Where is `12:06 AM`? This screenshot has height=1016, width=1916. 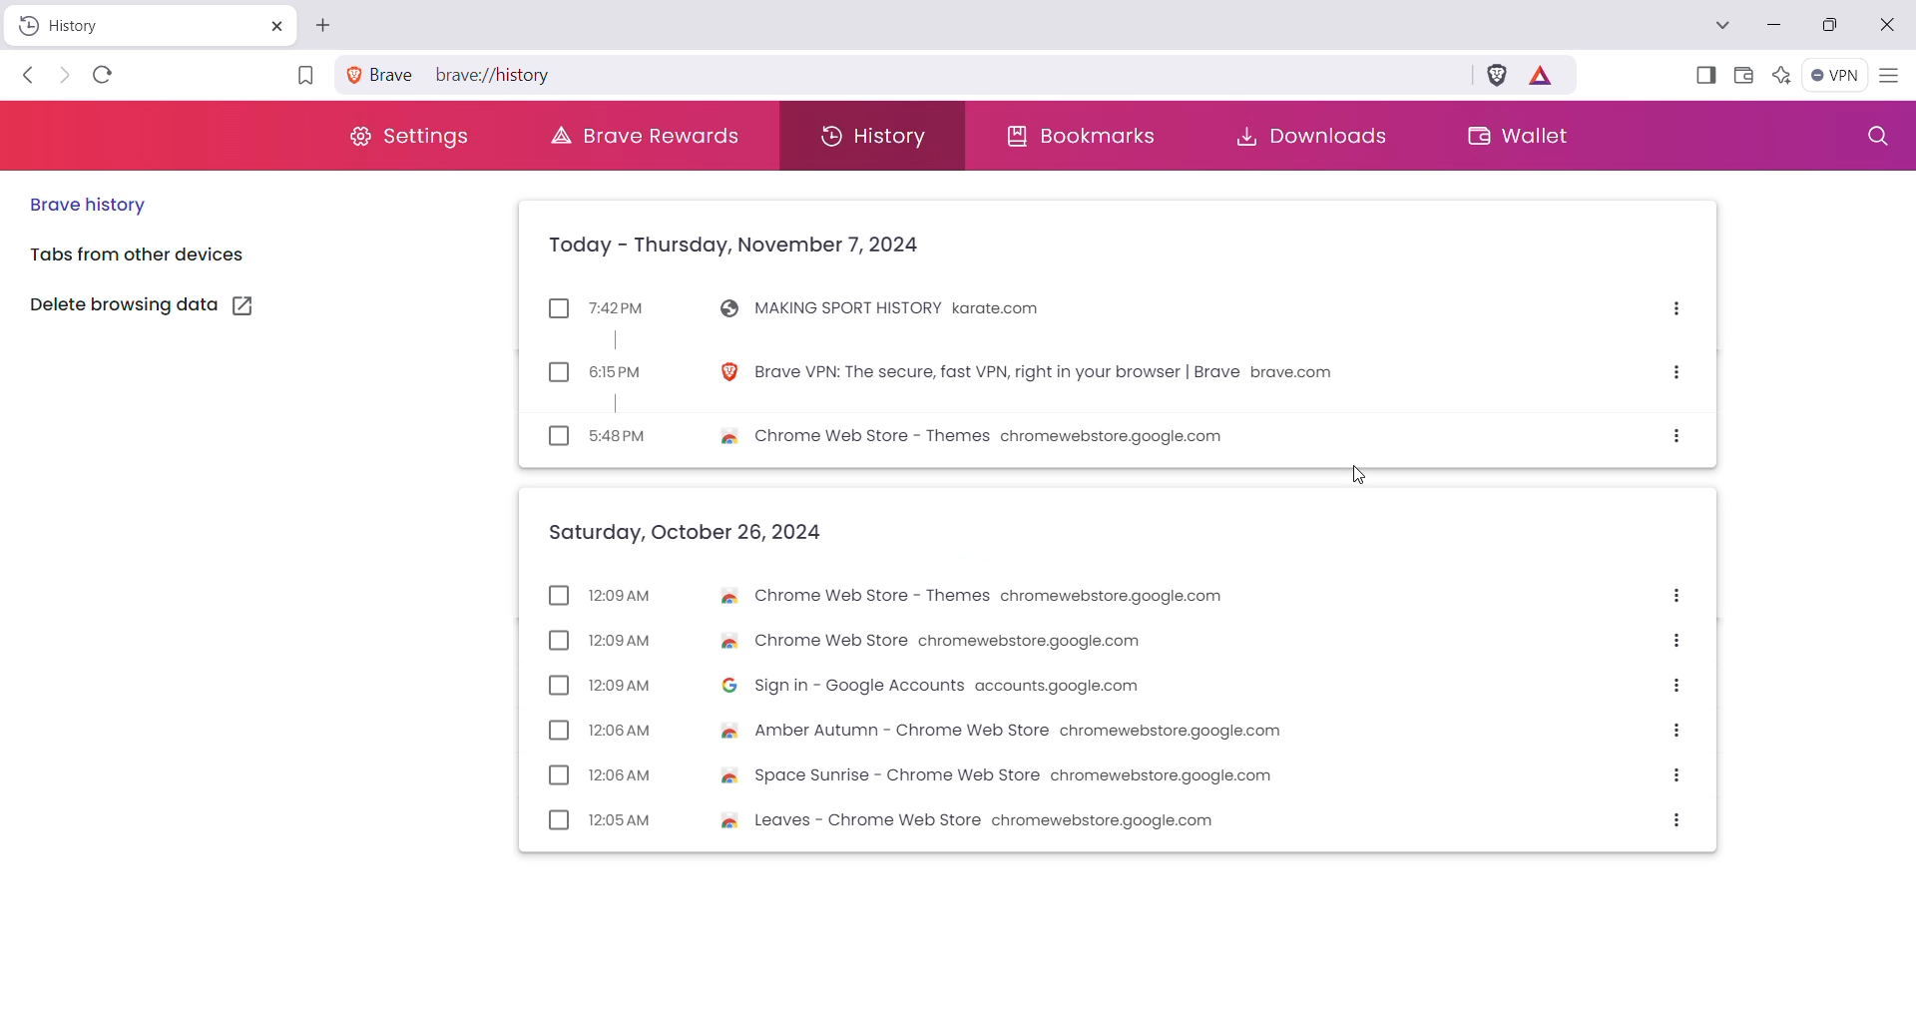
12:06 AM is located at coordinates (629, 731).